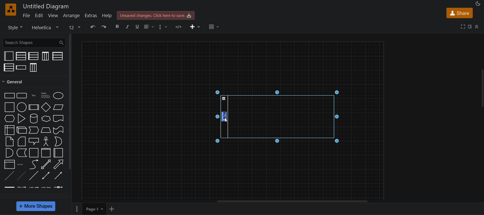 The height and width of the screenshot is (215, 484). Describe the element at coordinates (57, 56) in the screenshot. I see `horizontal pool 1` at that location.